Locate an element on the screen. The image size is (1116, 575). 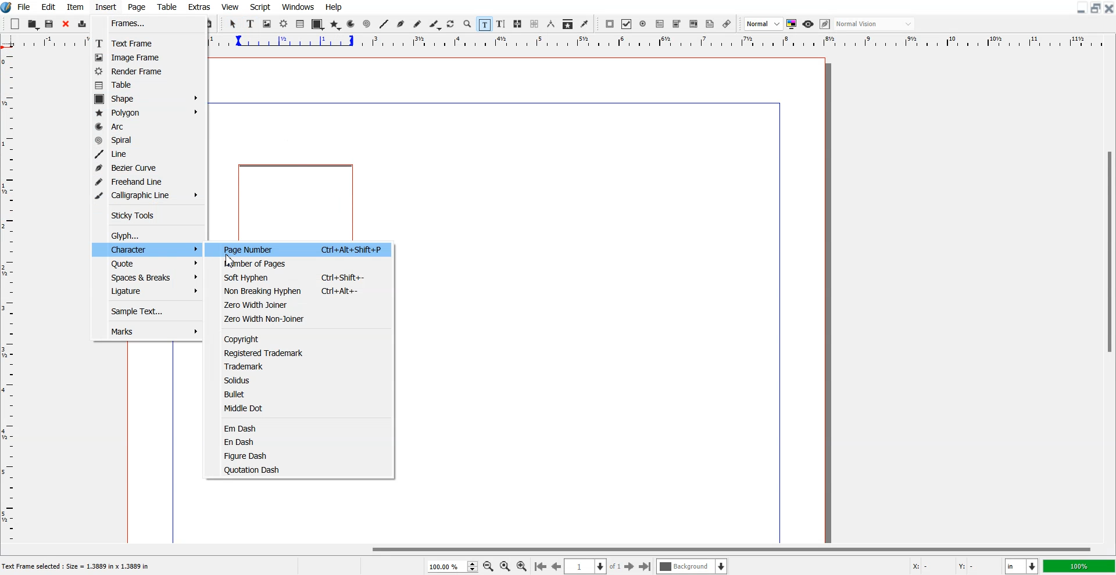
Text Frame is located at coordinates (251, 24).